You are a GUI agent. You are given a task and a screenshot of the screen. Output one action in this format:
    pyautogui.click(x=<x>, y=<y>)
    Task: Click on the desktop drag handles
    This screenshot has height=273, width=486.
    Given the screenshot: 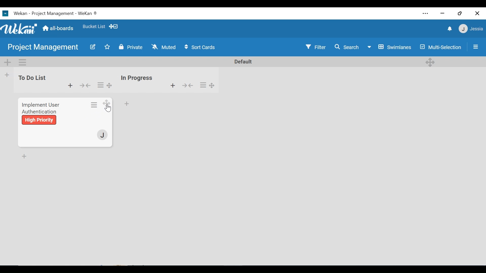 What is the action you would take?
    pyautogui.click(x=430, y=62)
    